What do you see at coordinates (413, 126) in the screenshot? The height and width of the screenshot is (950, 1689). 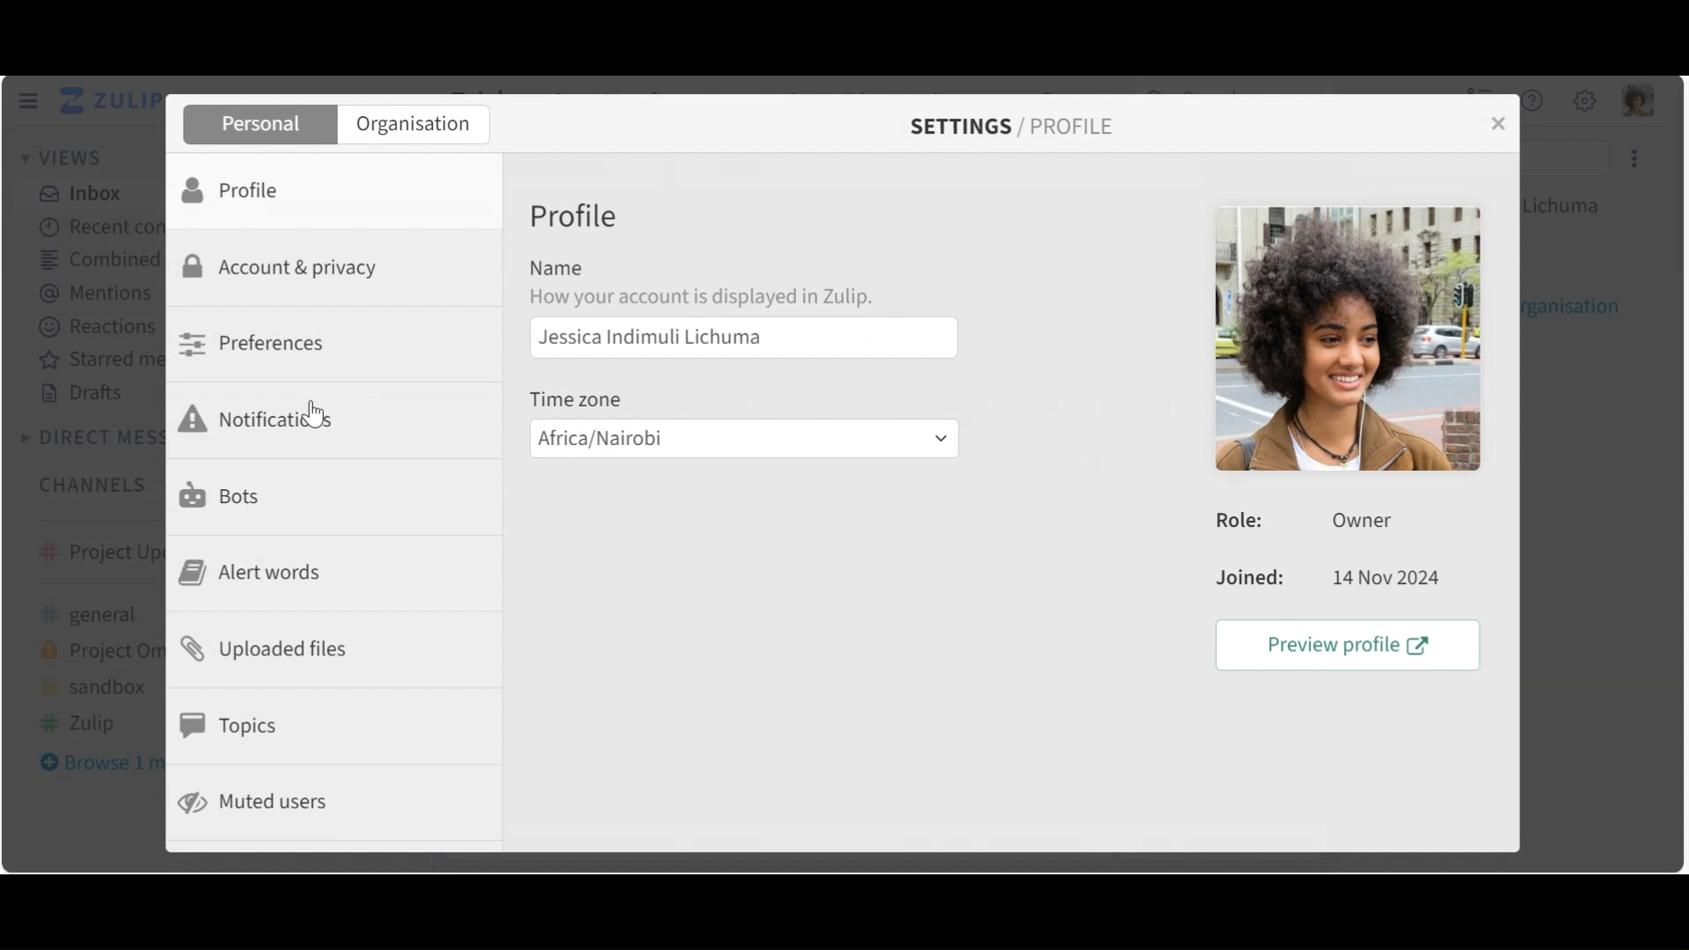 I see `Organisation` at bounding box center [413, 126].